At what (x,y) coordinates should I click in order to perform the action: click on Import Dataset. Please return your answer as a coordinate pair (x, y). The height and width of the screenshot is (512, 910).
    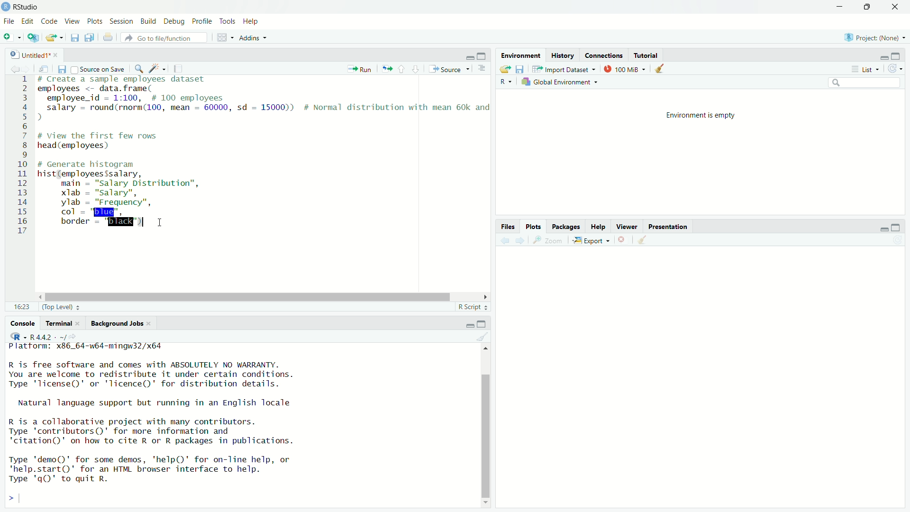
    Looking at the image, I should click on (565, 69).